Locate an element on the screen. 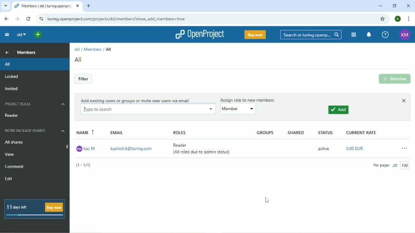 This screenshot has width=415, height=233. Site is located at coordinates (116, 19).